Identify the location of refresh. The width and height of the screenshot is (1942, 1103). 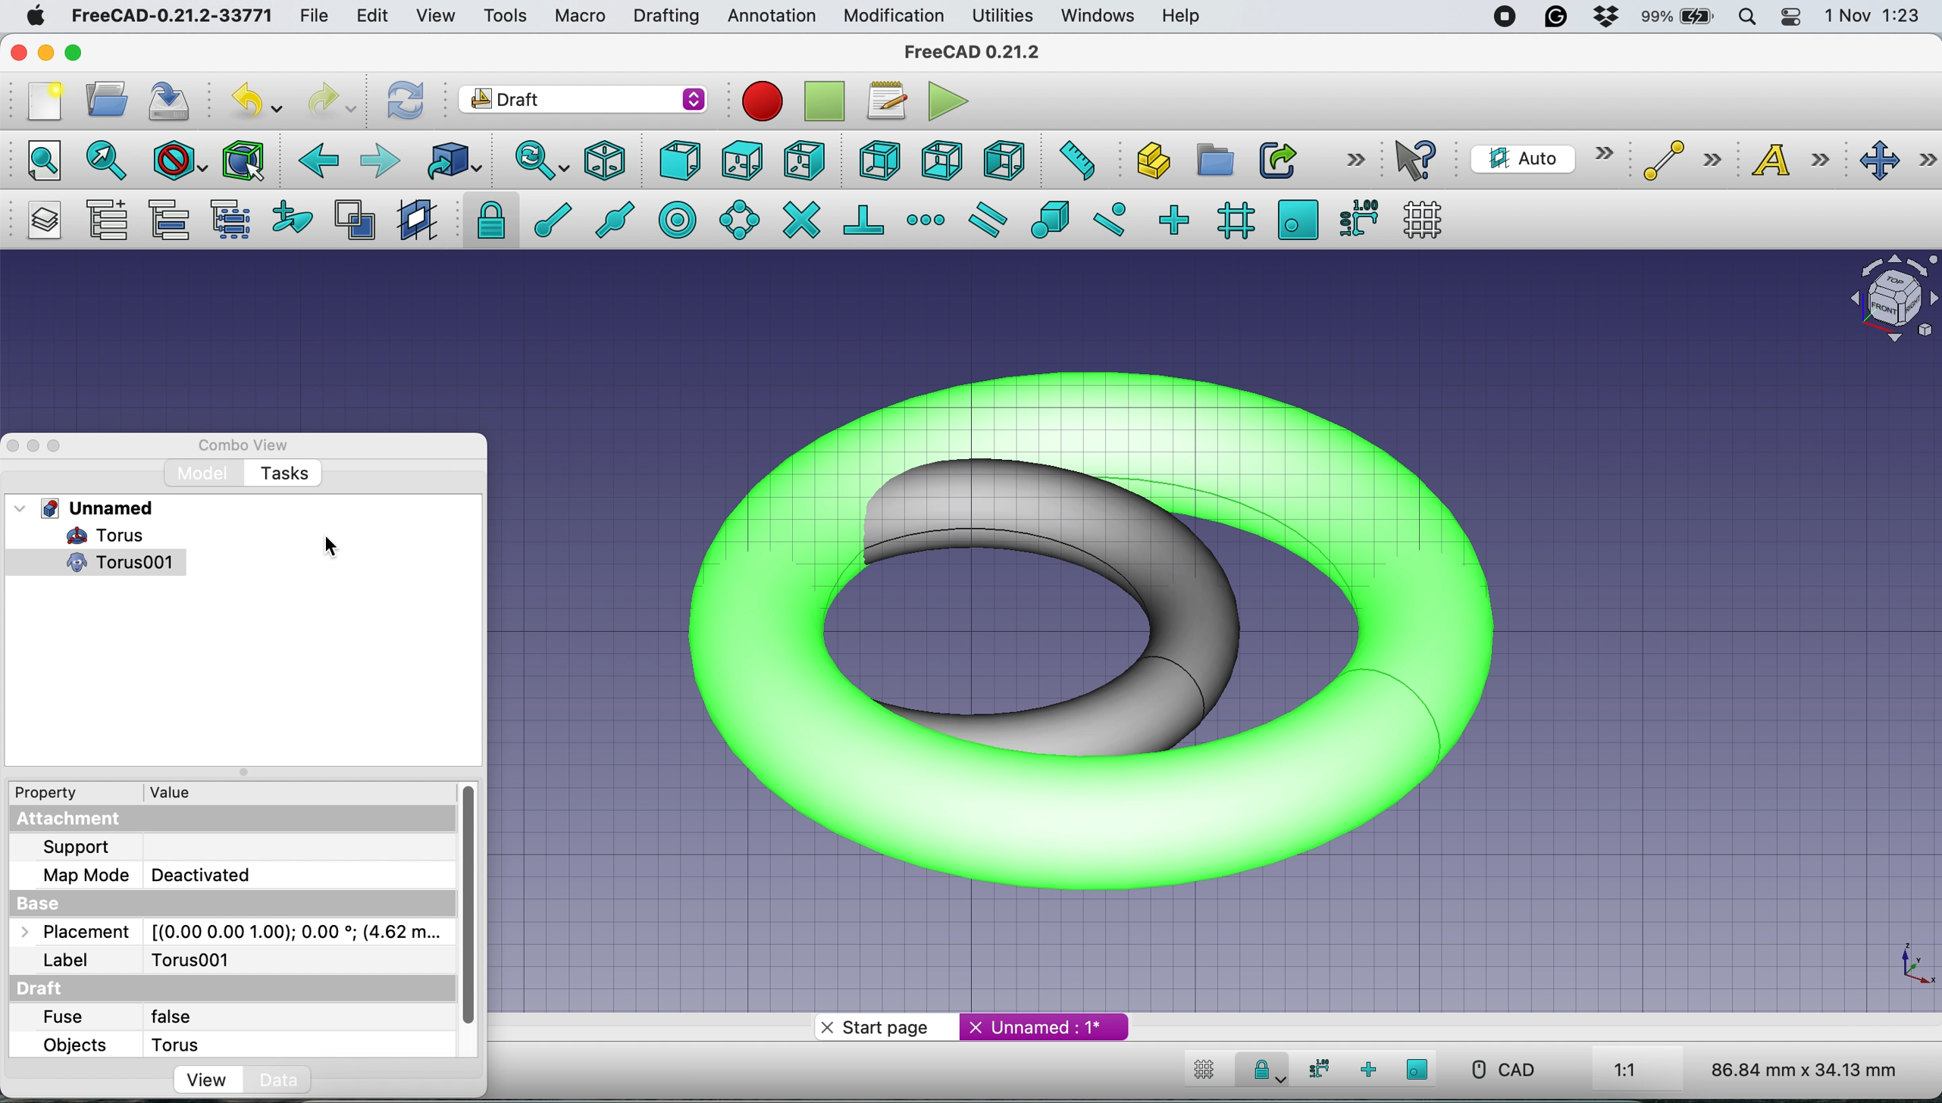
(407, 102).